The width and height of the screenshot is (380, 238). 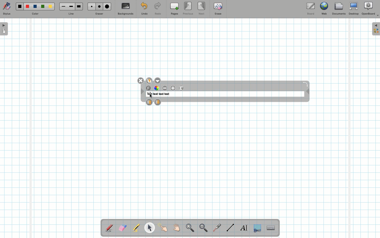 I want to click on Expand, so click(x=376, y=29).